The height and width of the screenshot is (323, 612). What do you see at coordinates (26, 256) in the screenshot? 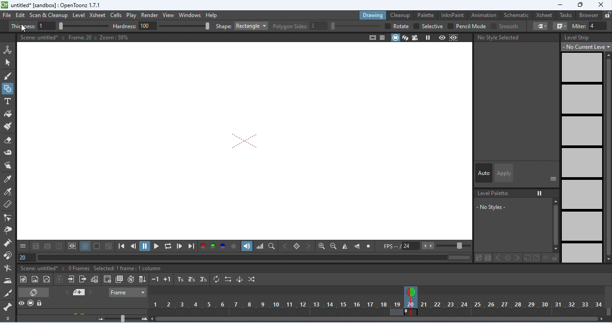
I see `frame` at bounding box center [26, 256].